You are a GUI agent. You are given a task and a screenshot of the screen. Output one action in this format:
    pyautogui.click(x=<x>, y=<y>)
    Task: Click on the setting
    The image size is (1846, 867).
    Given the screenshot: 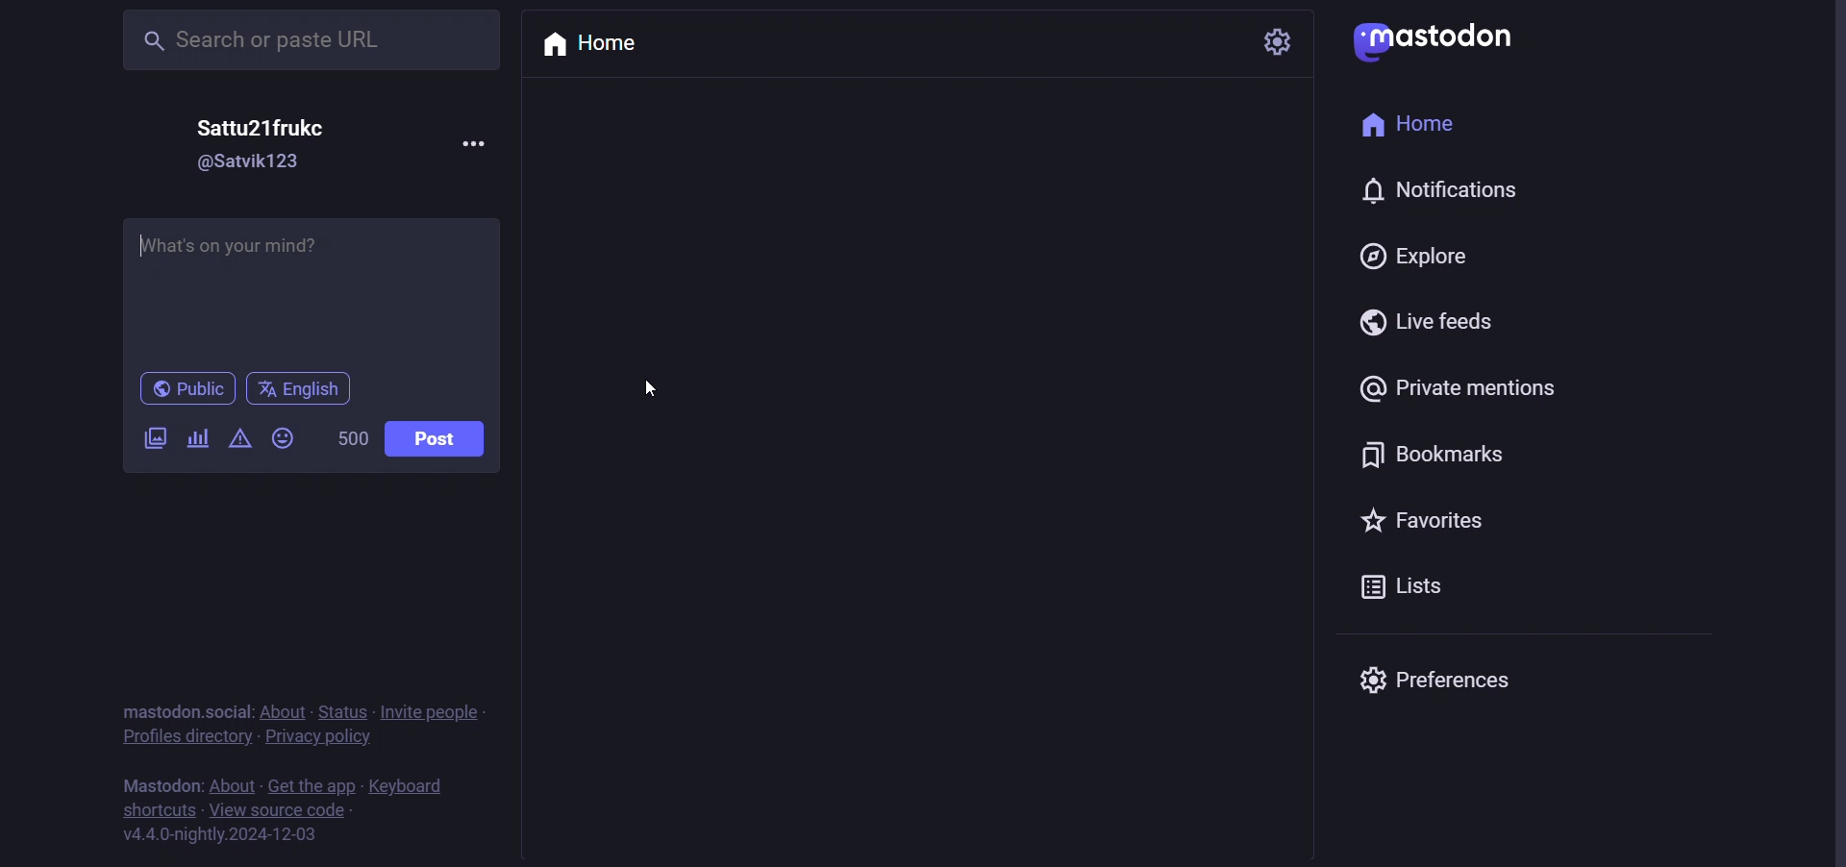 What is the action you would take?
    pyautogui.click(x=1282, y=41)
    